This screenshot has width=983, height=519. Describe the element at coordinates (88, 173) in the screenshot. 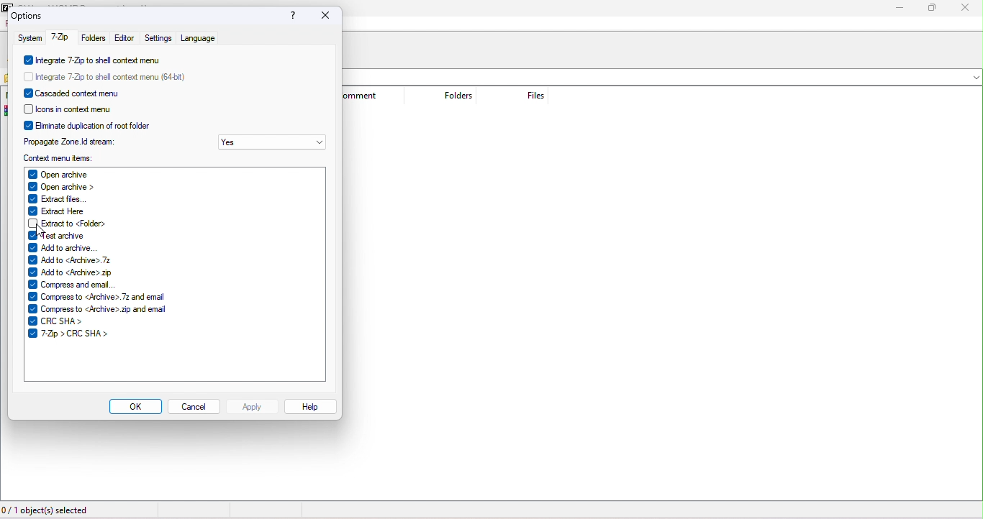

I see `open archive` at that location.